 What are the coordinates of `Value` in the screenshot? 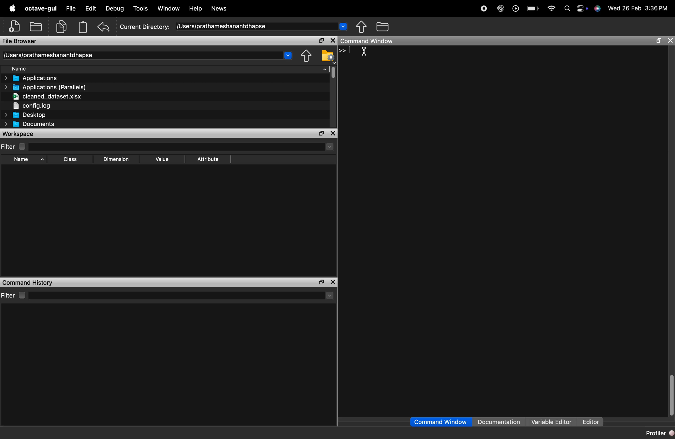 It's located at (161, 160).